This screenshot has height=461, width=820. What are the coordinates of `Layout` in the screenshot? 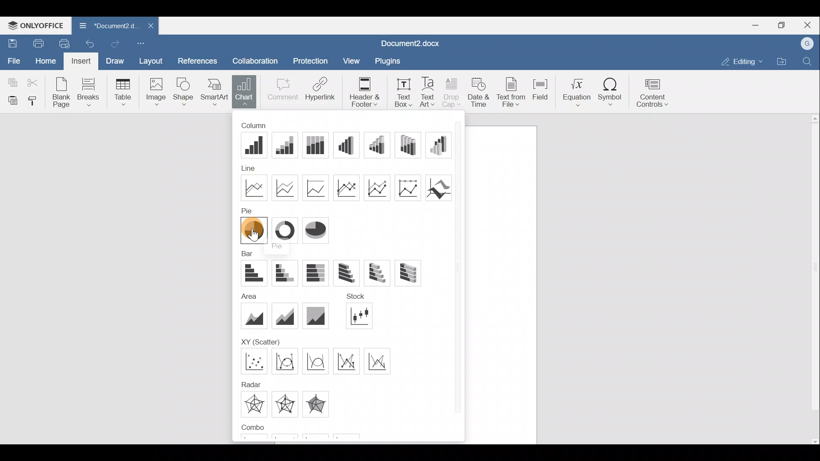 It's located at (151, 62).